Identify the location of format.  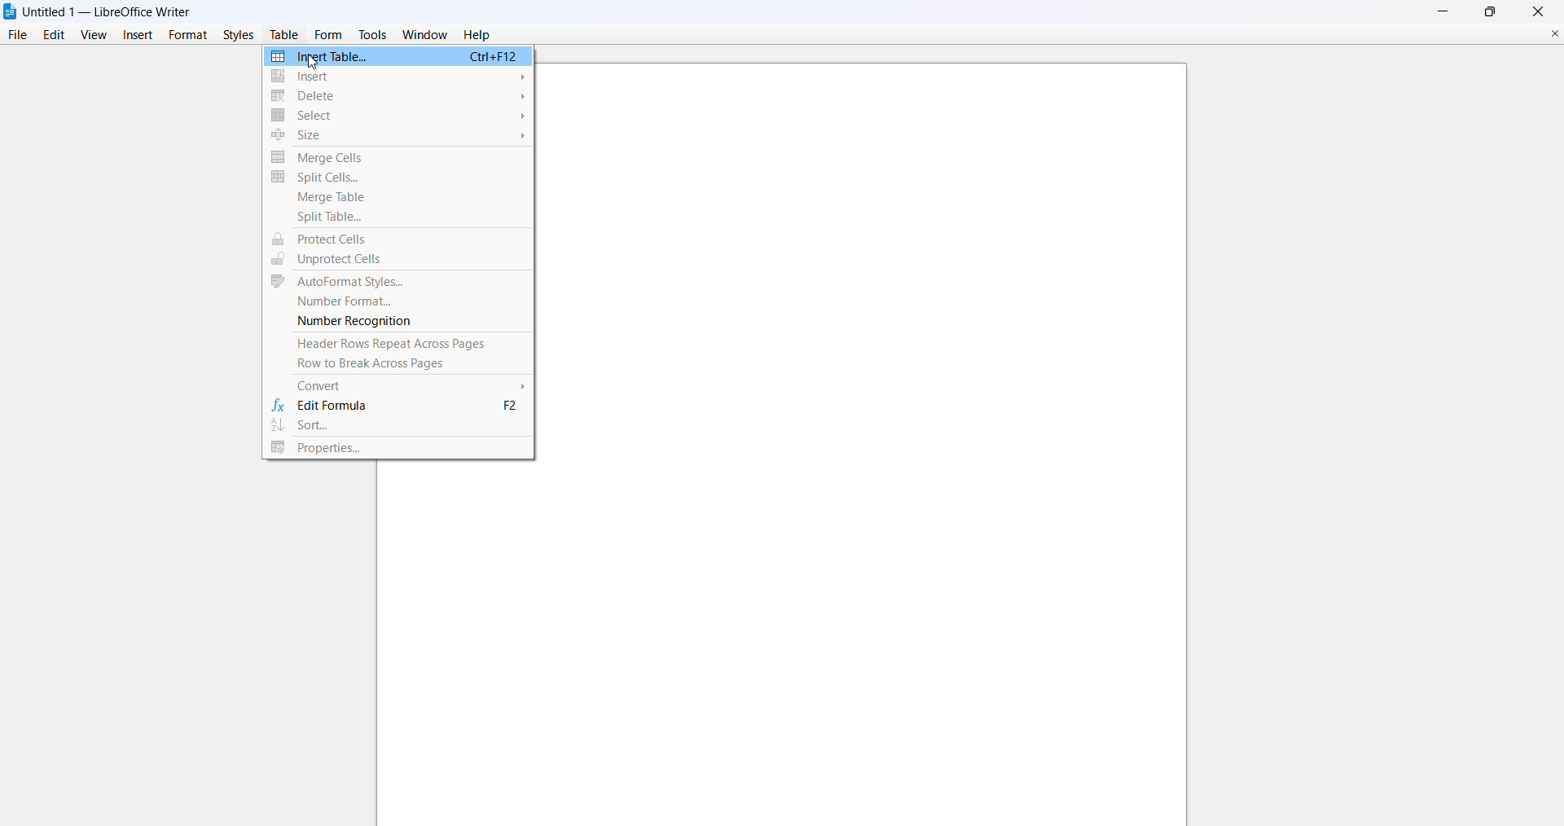
(185, 33).